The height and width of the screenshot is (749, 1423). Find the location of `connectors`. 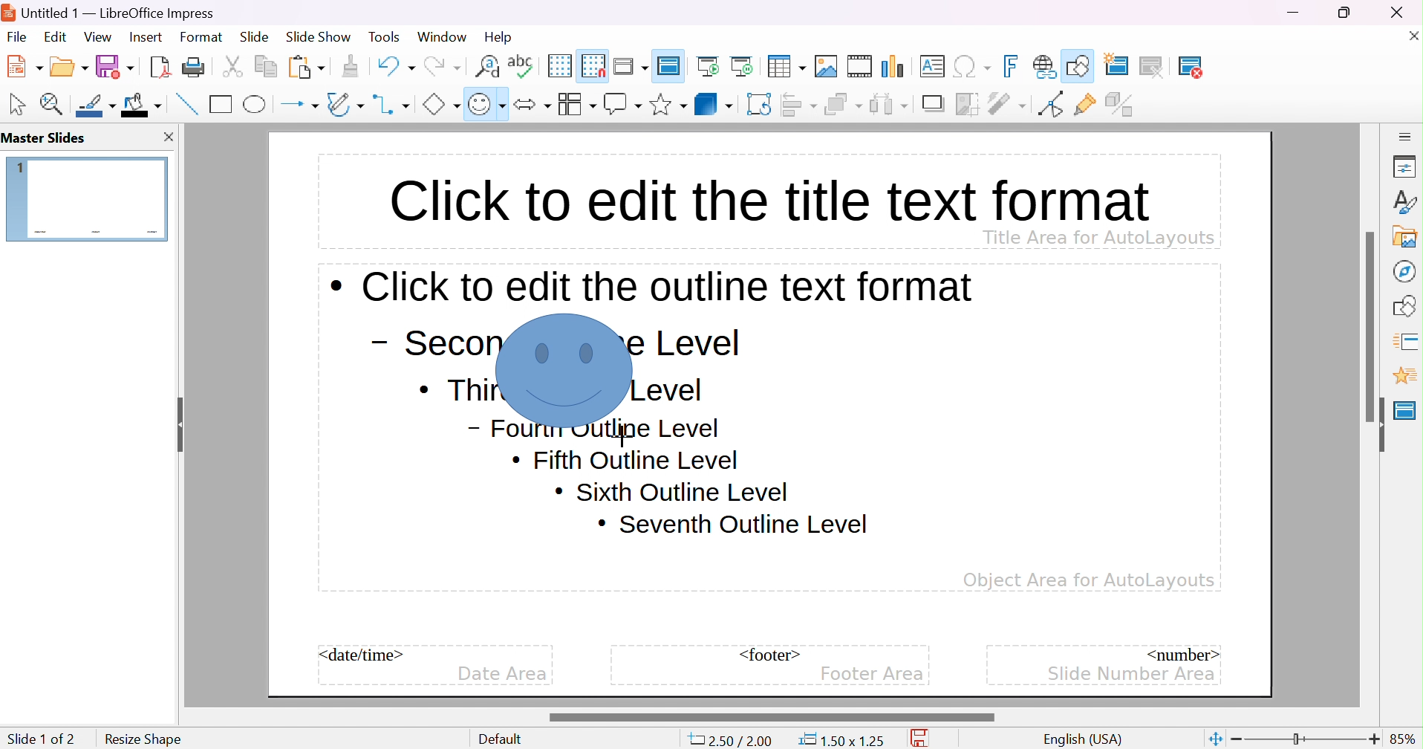

connectors is located at coordinates (392, 104).